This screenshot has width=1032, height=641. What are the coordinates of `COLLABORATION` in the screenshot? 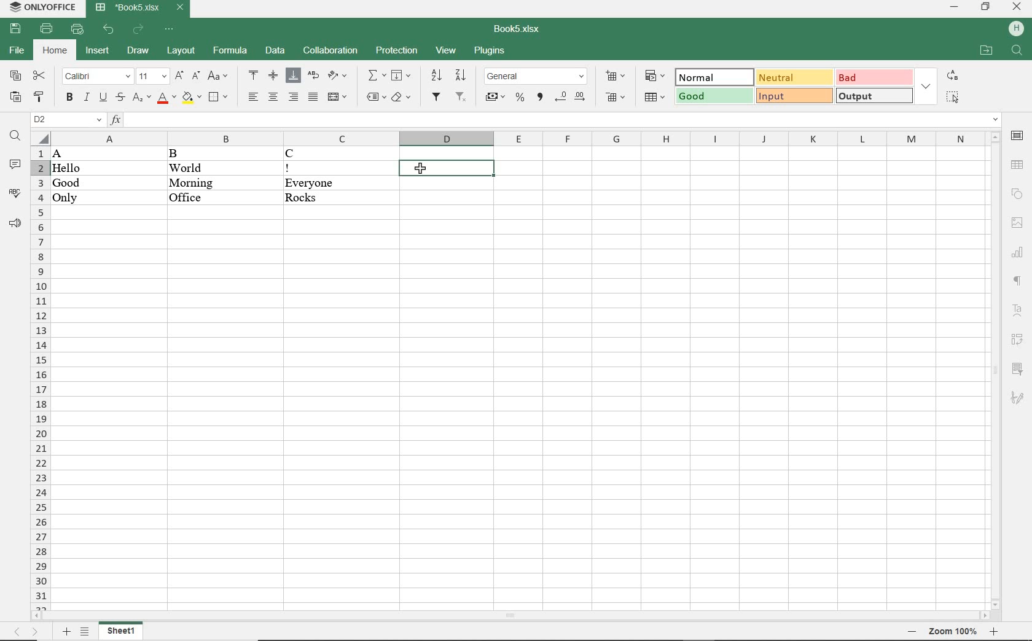 It's located at (329, 50).